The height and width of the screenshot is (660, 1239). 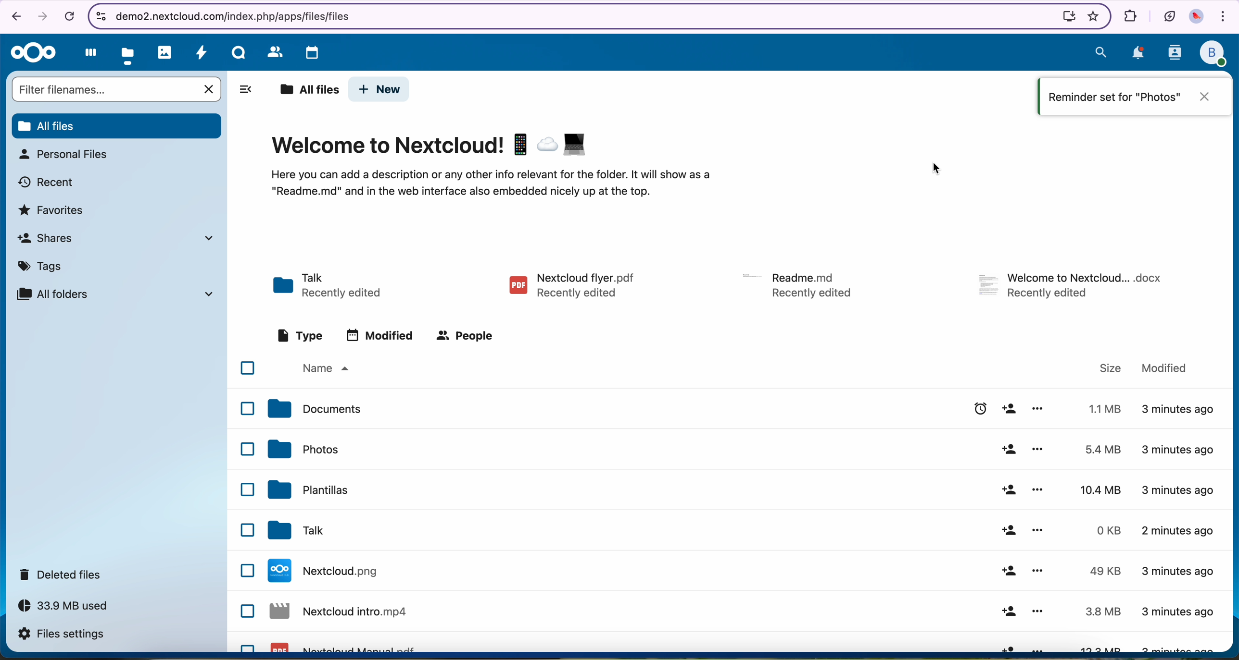 I want to click on contacts, so click(x=272, y=51).